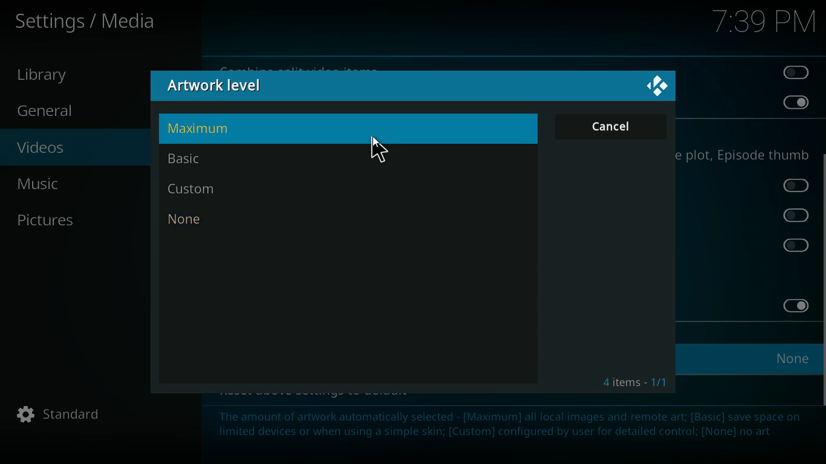 This screenshot has height=464, width=826. What do you see at coordinates (339, 159) in the screenshot?
I see `basic` at bounding box center [339, 159].